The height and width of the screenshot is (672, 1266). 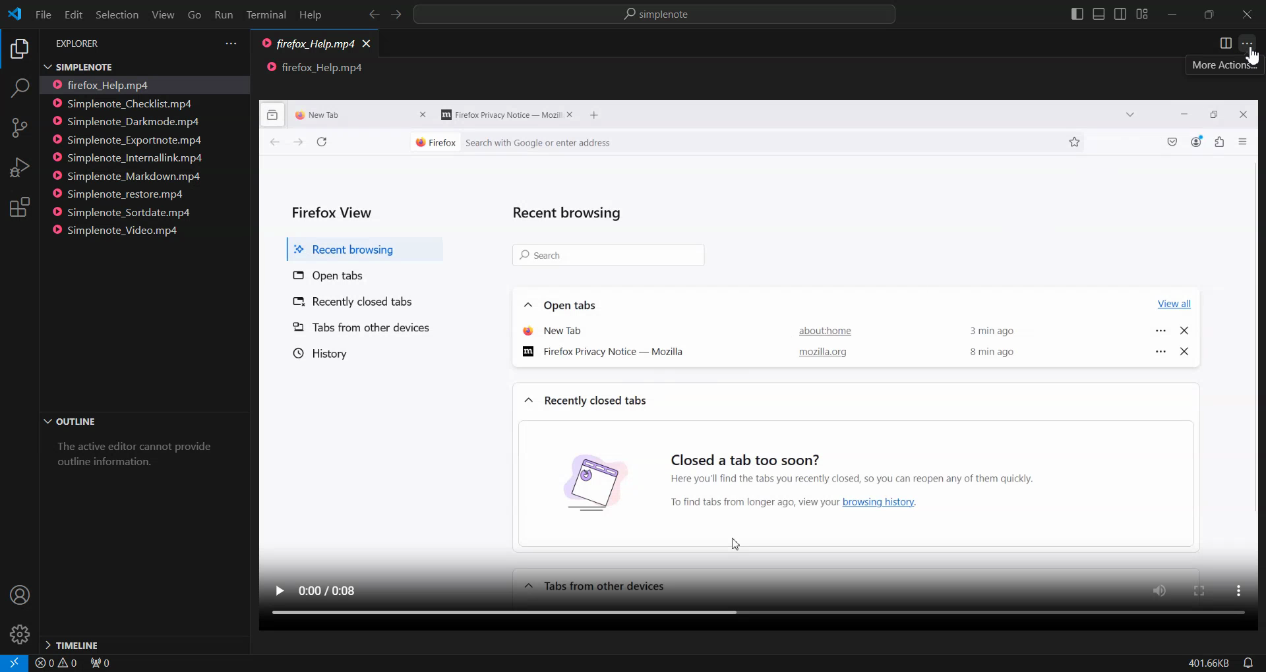 What do you see at coordinates (892, 502) in the screenshot?
I see ` browsing history.` at bounding box center [892, 502].